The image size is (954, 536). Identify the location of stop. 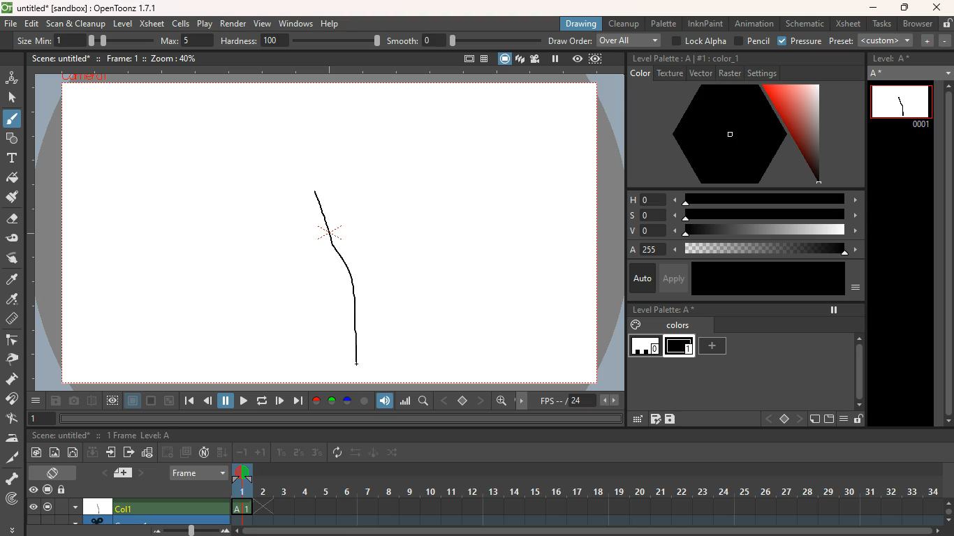
(464, 401).